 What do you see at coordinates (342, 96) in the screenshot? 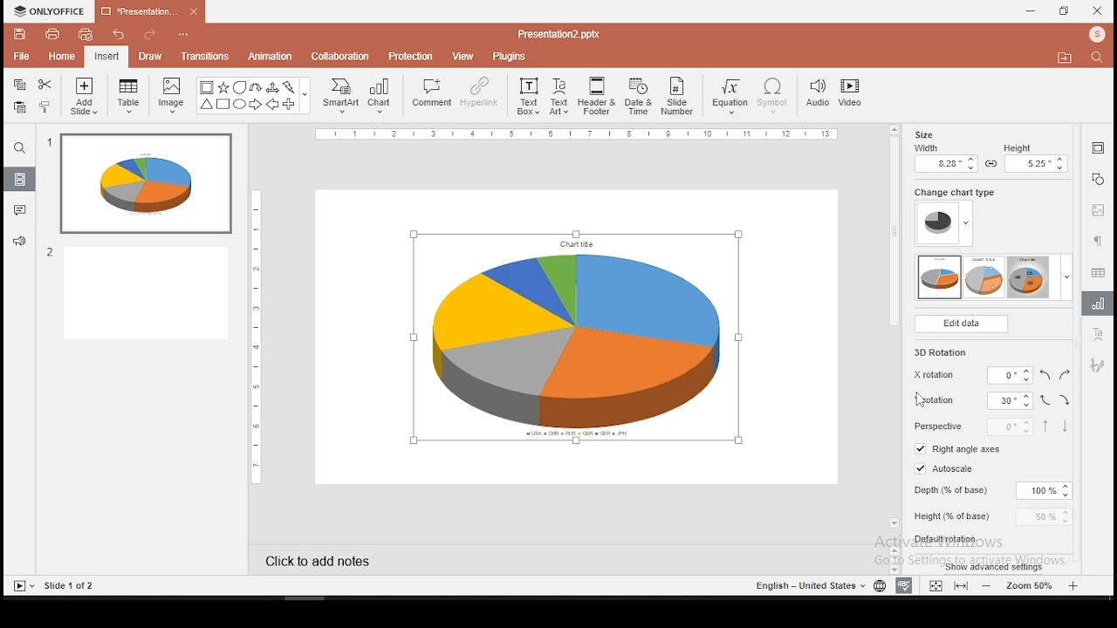
I see `smart art` at bounding box center [342, 96].